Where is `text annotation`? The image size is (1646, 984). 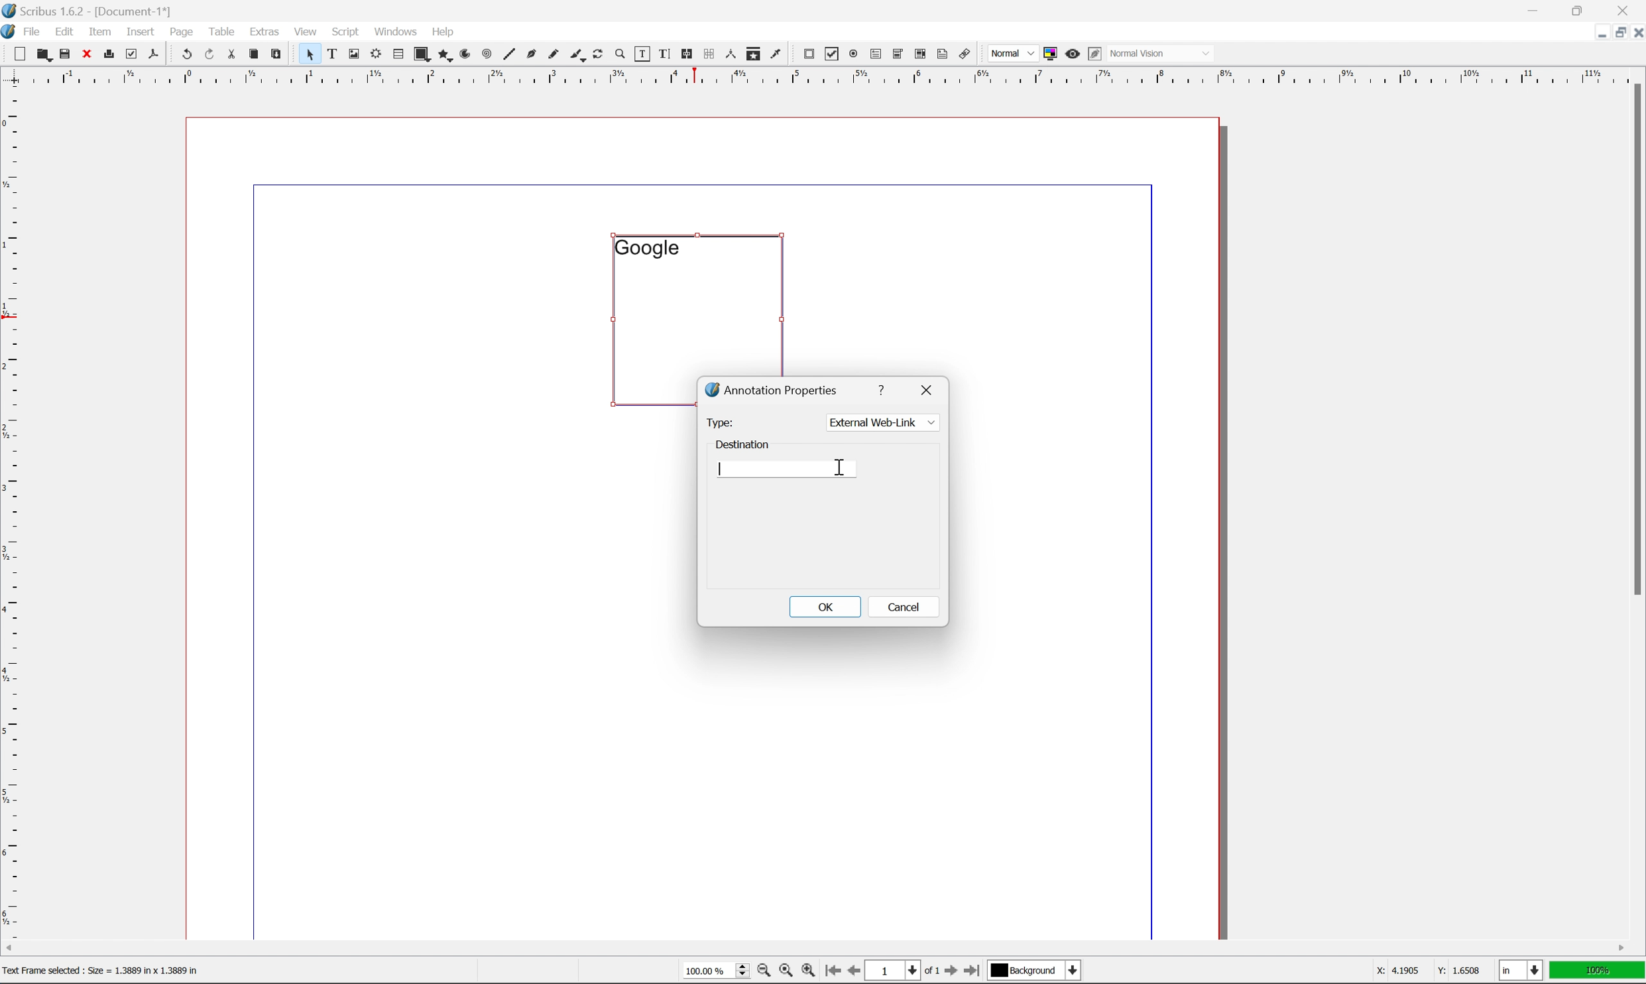
text annotation is located at coordinates (943, 54).